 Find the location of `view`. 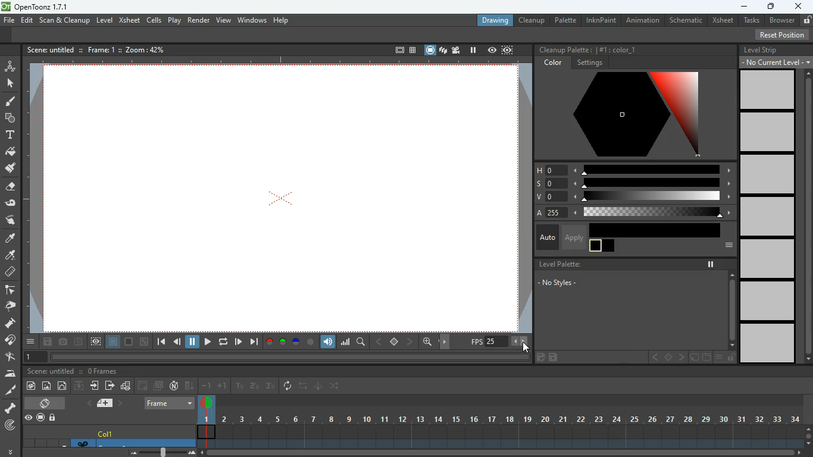

view is located at coordinates (491, 49).